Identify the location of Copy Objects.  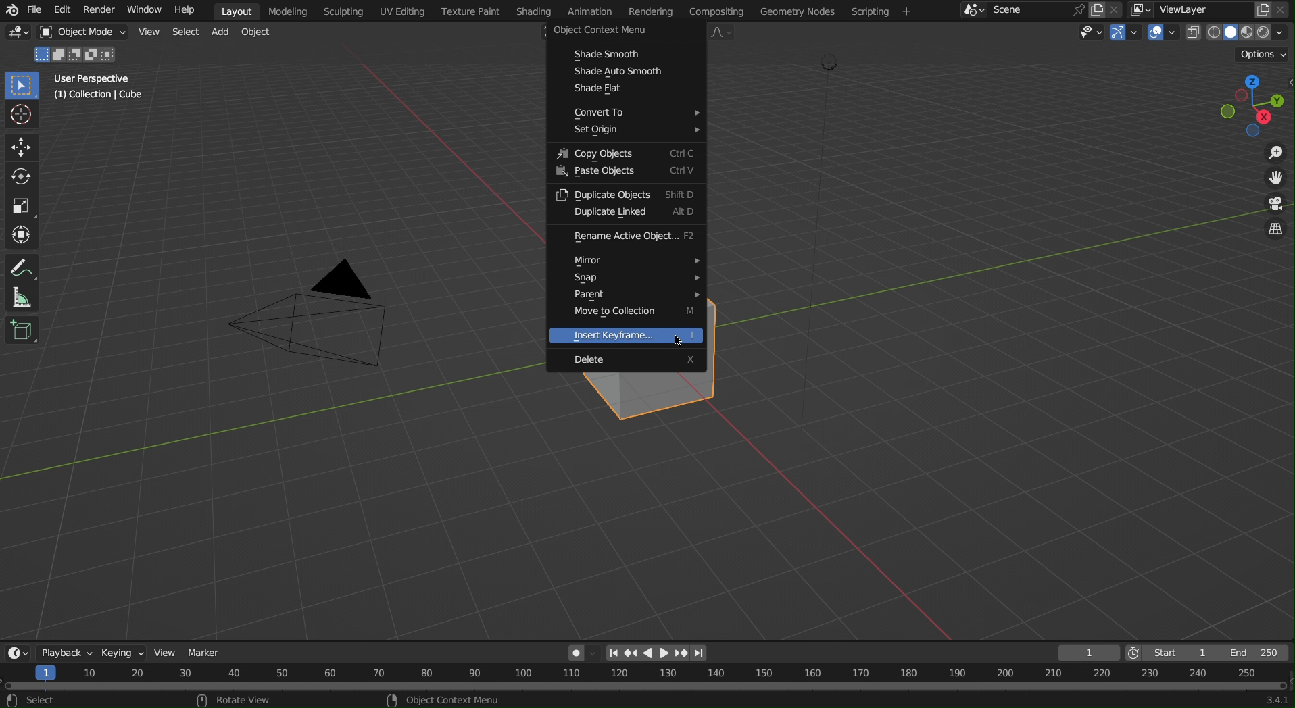
(625, 152).